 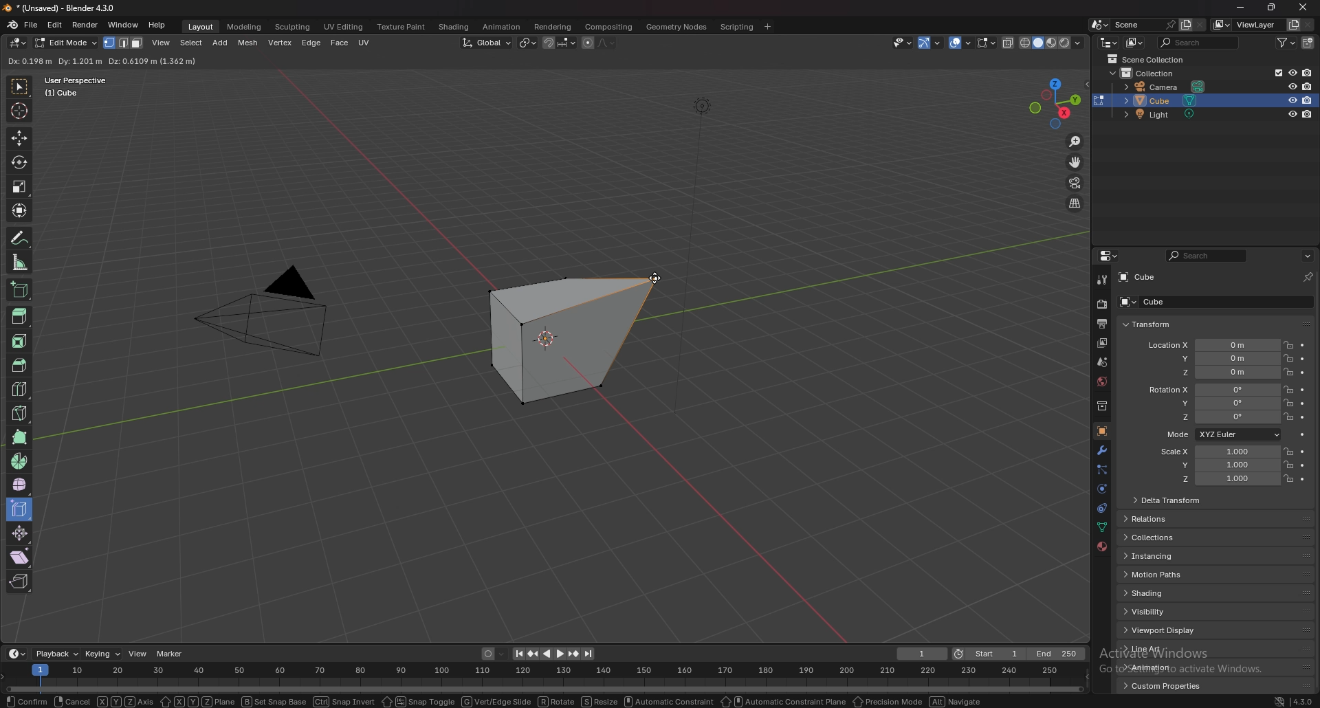 What do you see at coordinates (19, 556) in the screenshot?
I see `shear` at bounding box center [19, 556].